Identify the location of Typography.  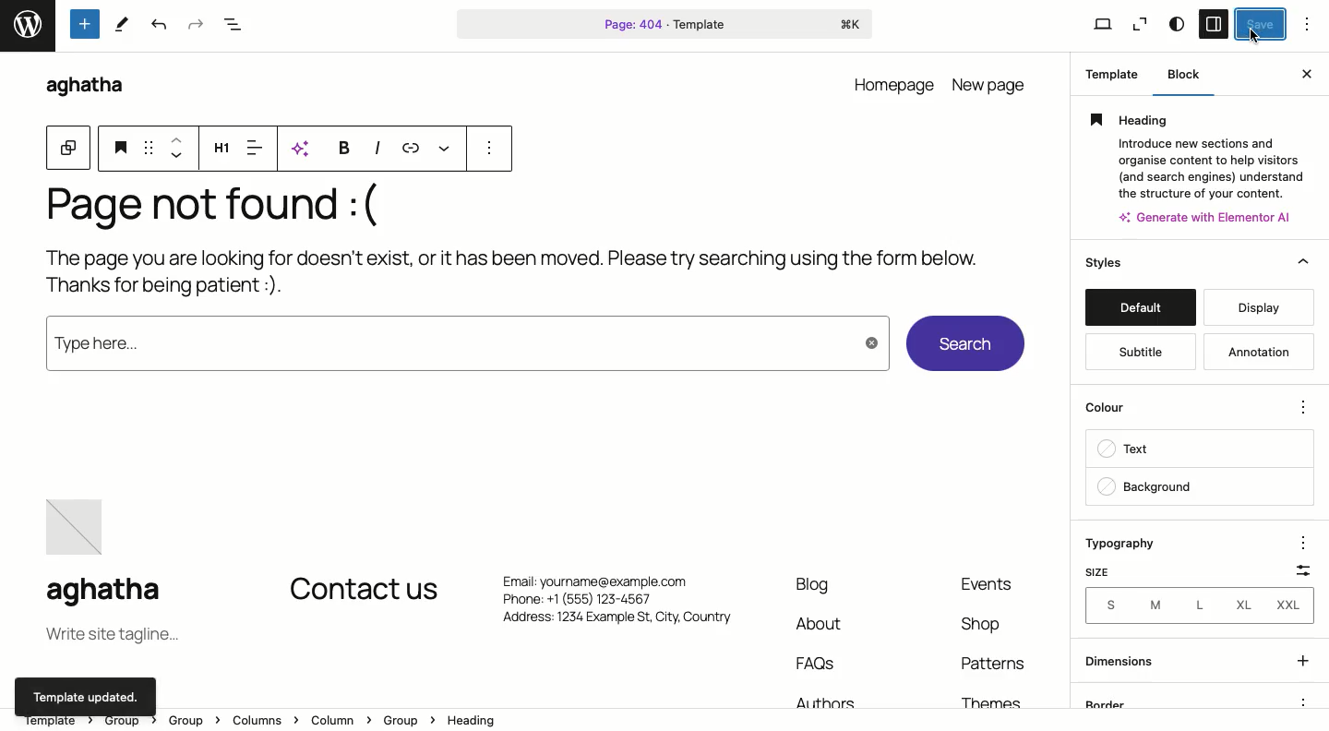
(1123, 542).